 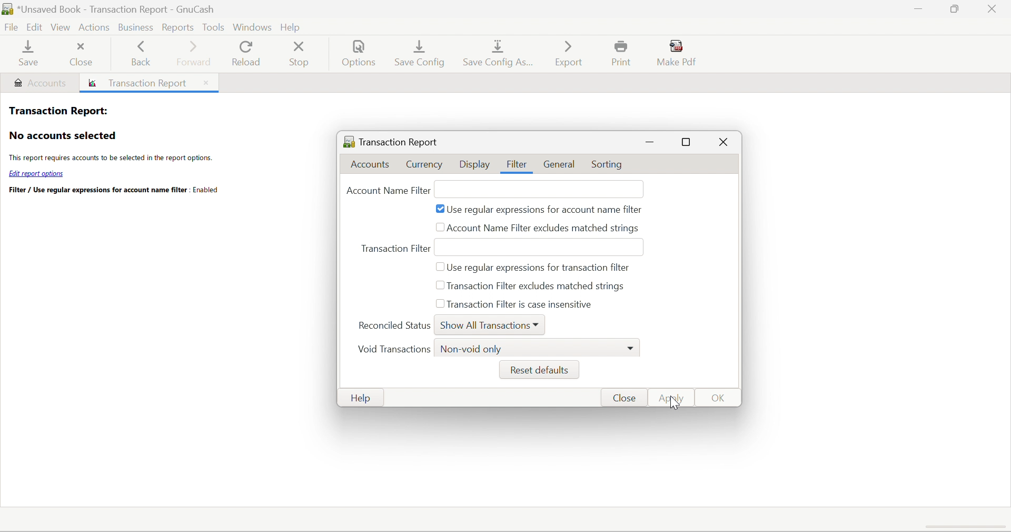 I want to click on Drop Down, so click(x=539, y=324).